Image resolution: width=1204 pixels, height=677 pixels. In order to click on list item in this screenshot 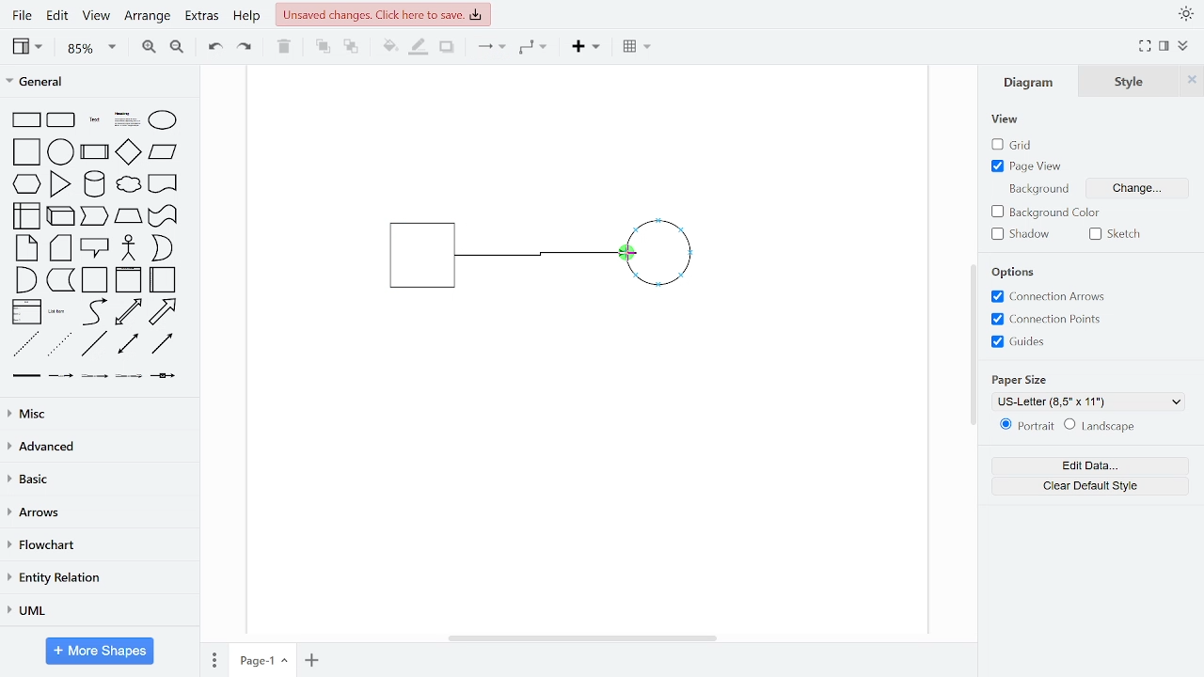, I will do `click(57, 311)`.